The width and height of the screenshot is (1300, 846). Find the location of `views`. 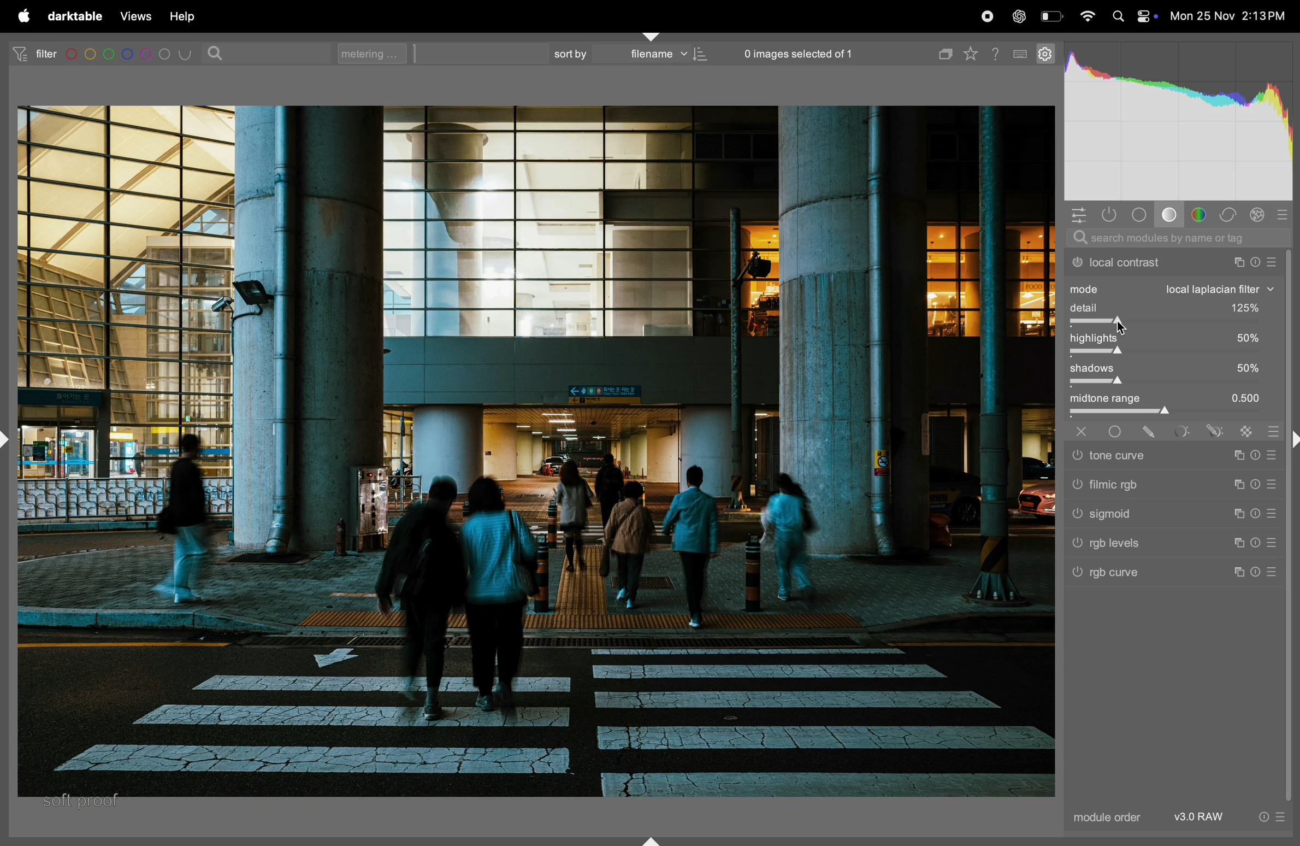

views is located at coordinates (133, 16).